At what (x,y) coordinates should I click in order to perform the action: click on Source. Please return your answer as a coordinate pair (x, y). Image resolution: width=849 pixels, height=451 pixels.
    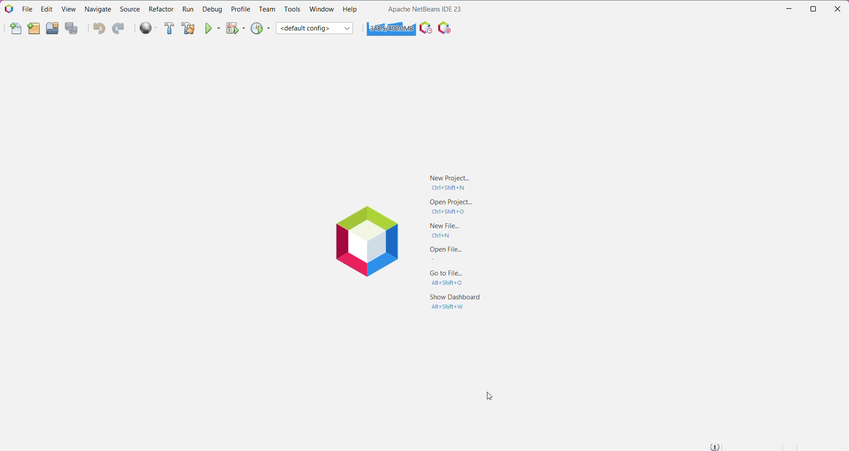
    Looking at the image, I should click on (130, 9).